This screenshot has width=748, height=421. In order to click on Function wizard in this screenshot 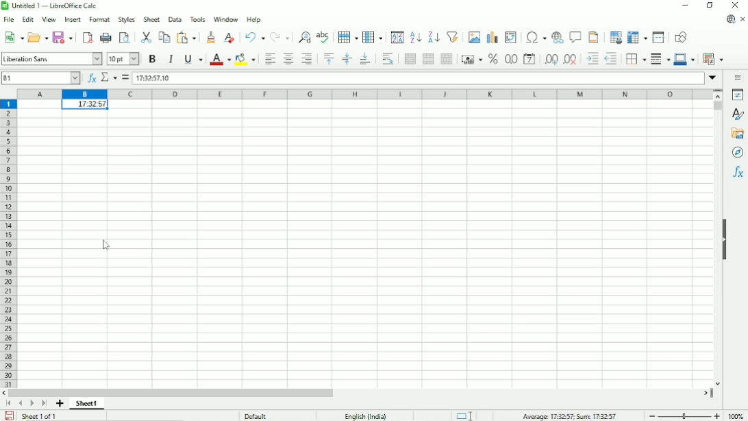, I will do `click(91, 77)`.